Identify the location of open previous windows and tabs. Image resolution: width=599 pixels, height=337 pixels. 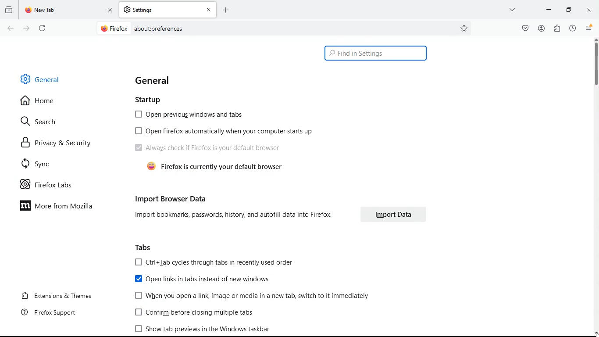
(192, 116).